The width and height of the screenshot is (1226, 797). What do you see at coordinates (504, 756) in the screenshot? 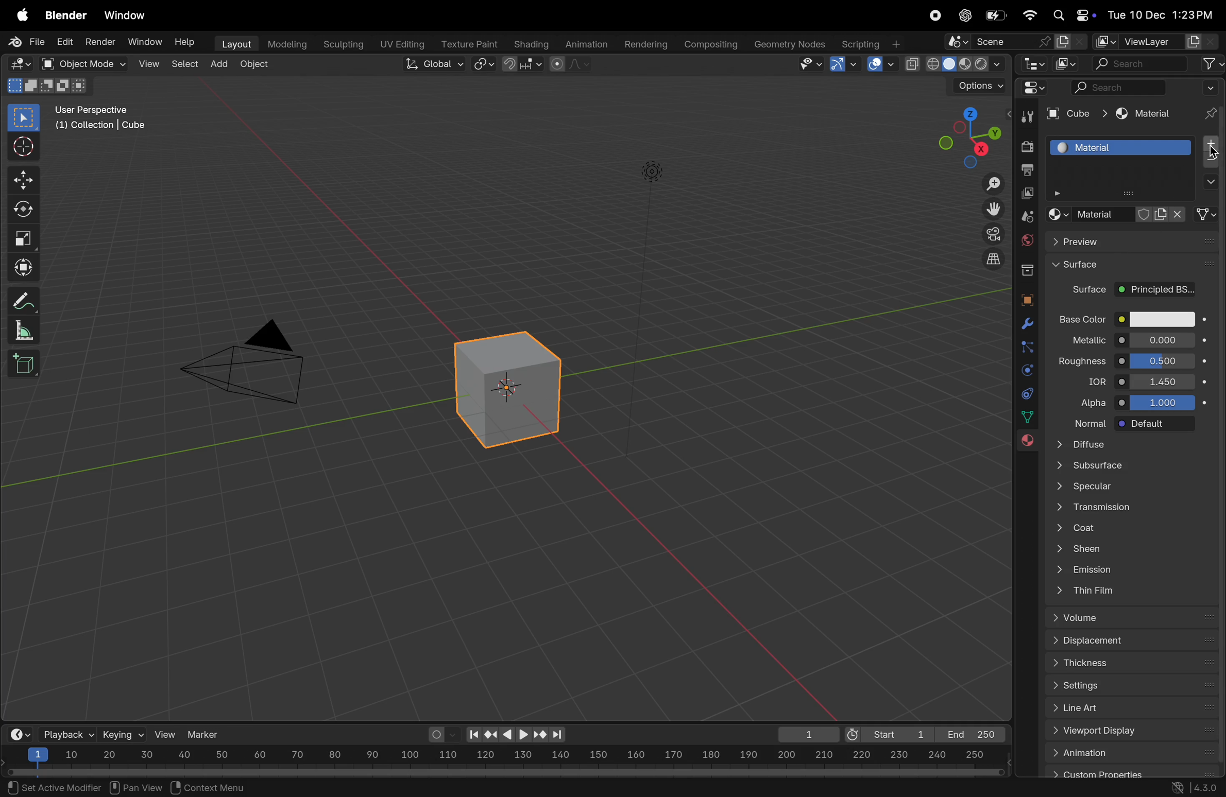
I see `scale` at bounding box center [504, 756].